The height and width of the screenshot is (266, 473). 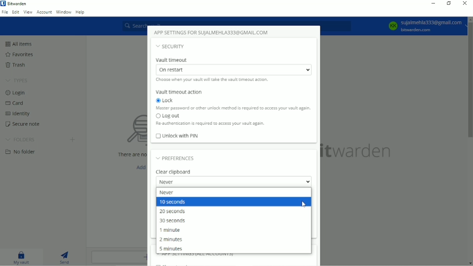 What do you see at coordinates (173, 211) in the screenshot?
I see `20 seconds` at bounding box center [173, 211].